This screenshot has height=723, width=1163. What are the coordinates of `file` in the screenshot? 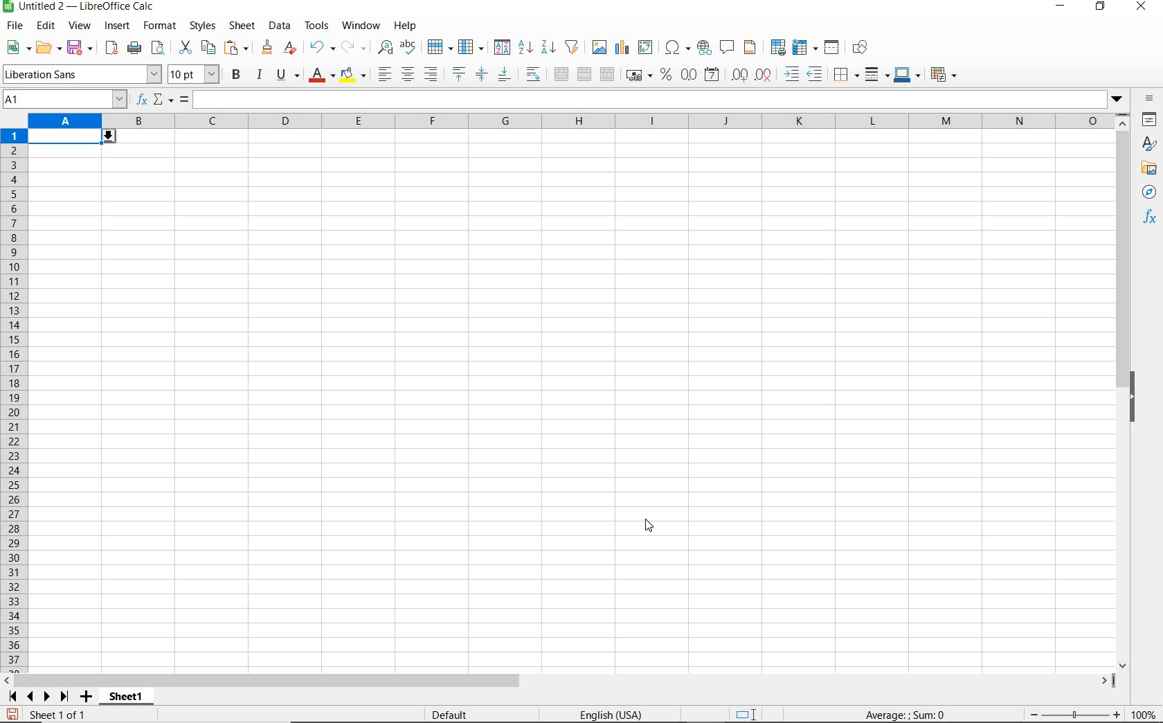 It's located at (12, 28).